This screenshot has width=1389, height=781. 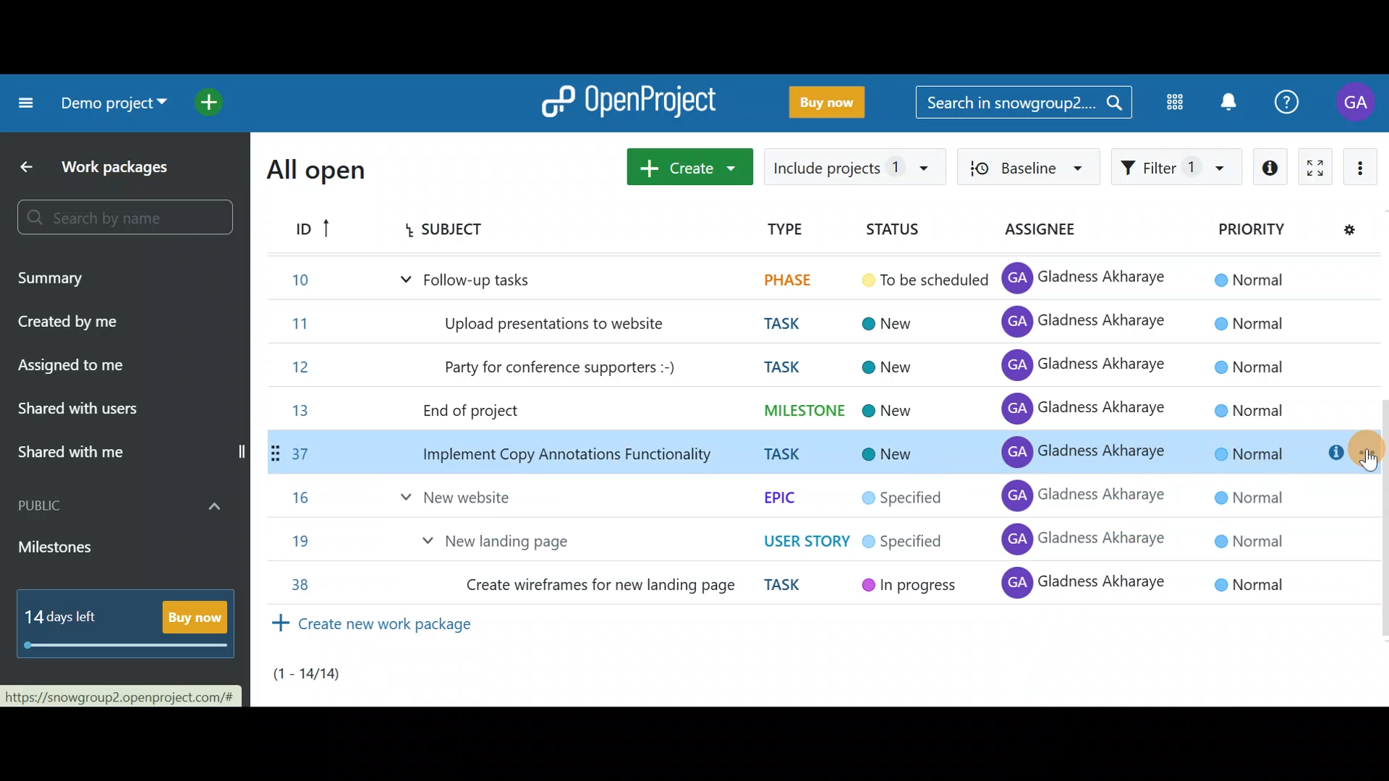 What do you see at coordinates (1248, 367) in the screenshot?
I see `© Normal` at bounding box center [1248, 367].